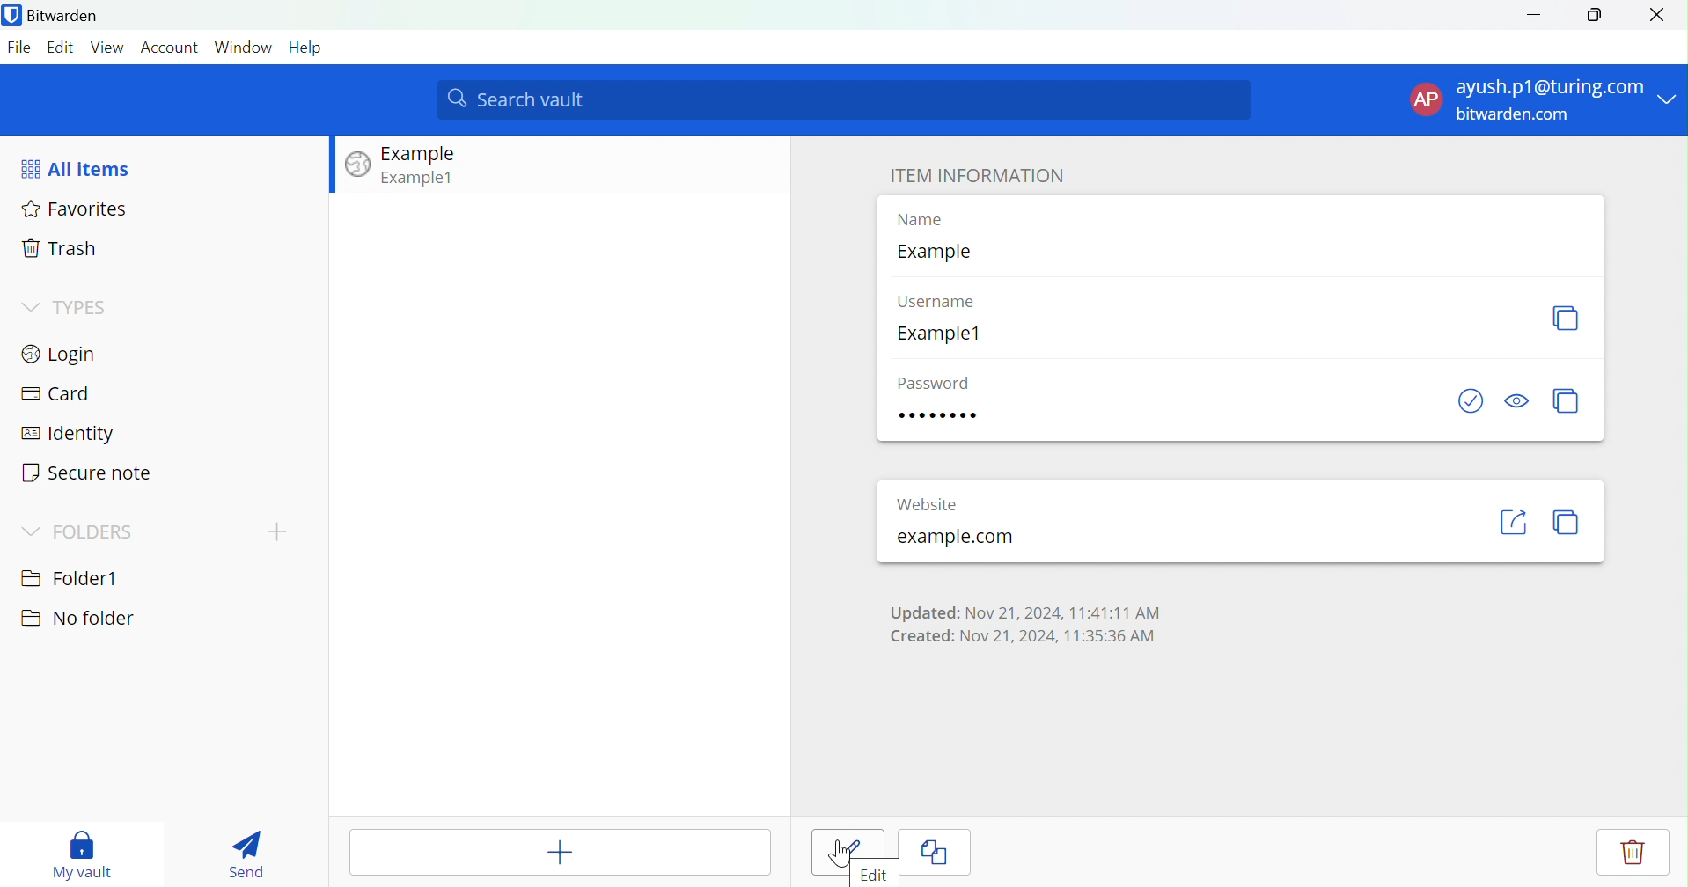  I want to click on Card, so click(55, 394).